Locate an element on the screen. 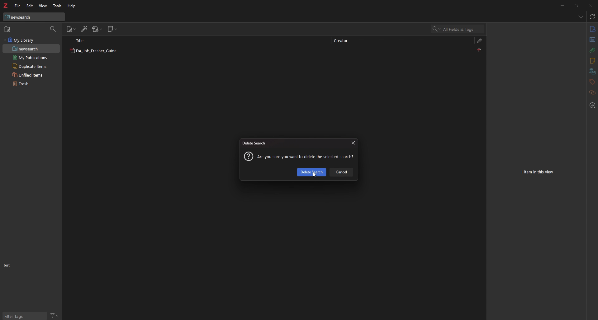 This screenshot has width=598, height=320. Actions is located at coordinates (55, 316).